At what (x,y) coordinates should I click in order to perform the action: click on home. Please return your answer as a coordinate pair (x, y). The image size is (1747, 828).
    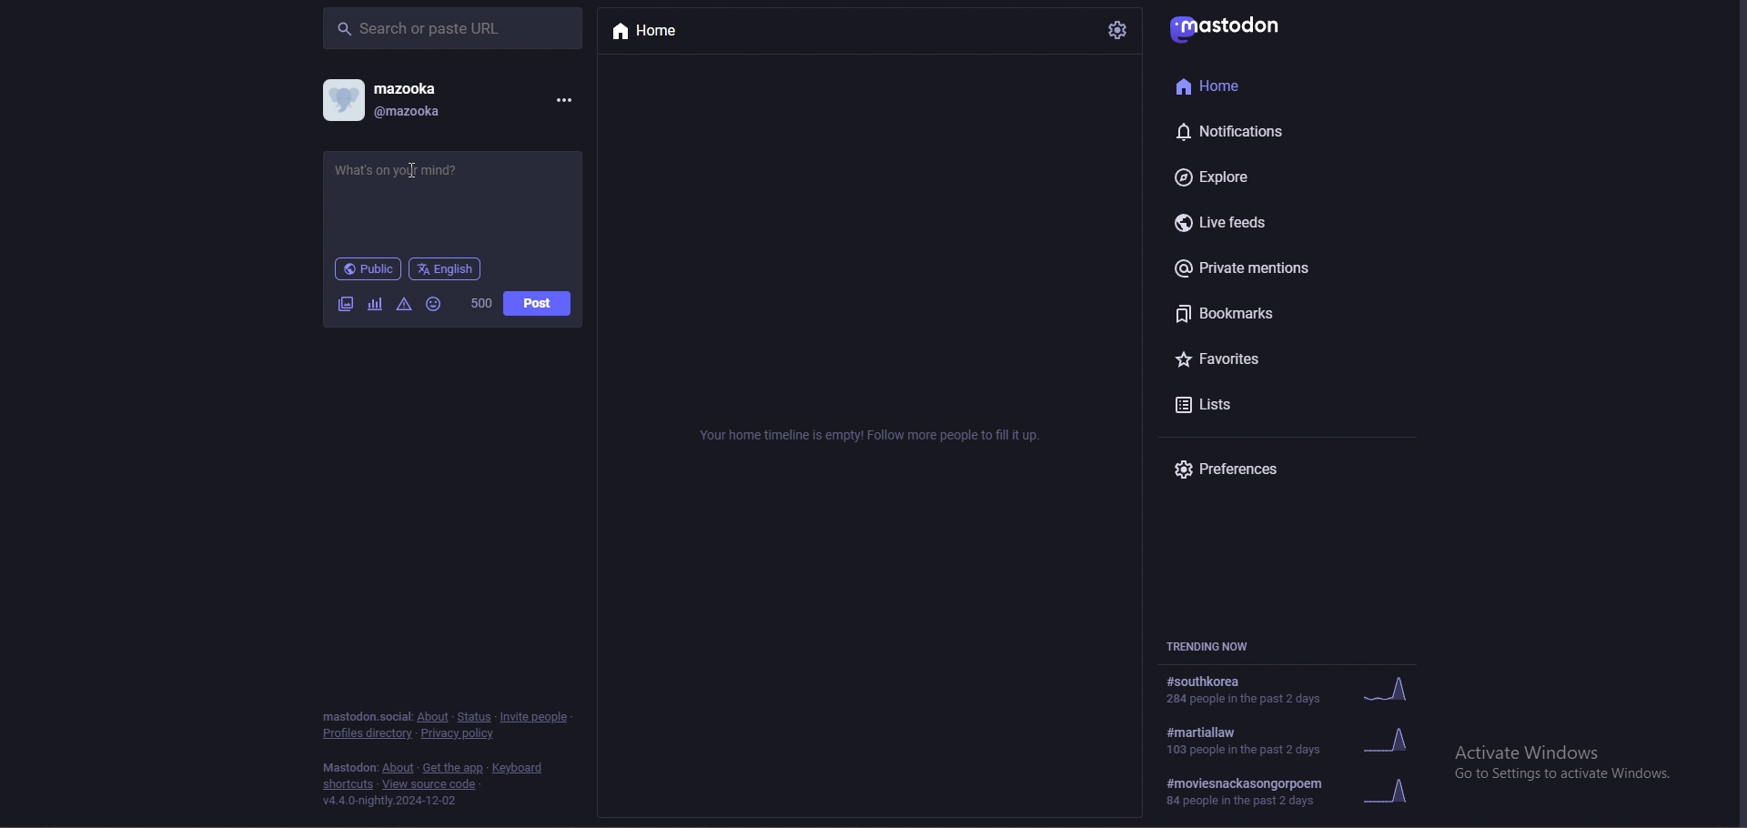
    Looking at the image, I should click on (1250, 87).